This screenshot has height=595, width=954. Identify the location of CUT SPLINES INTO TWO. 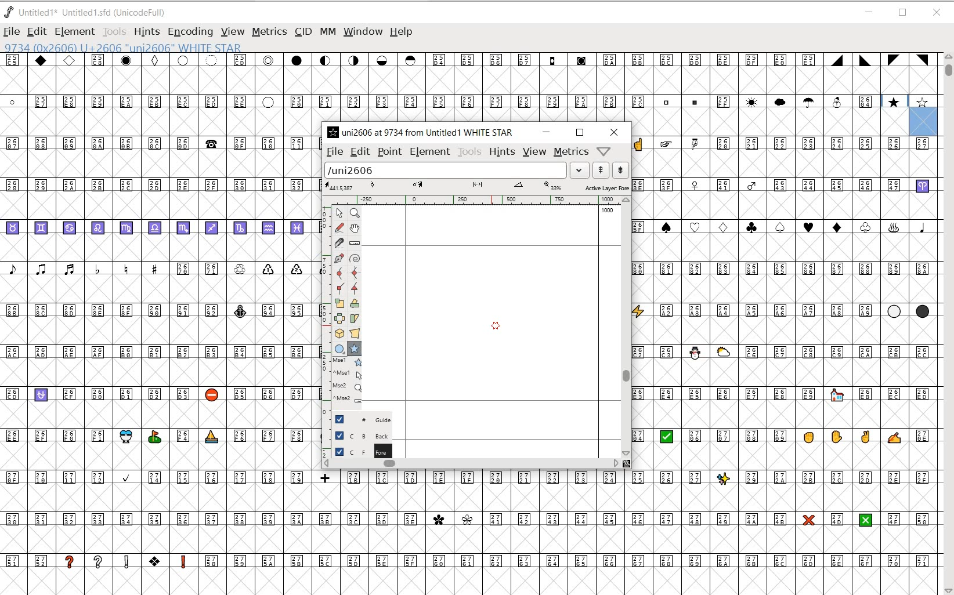
(339, 242).